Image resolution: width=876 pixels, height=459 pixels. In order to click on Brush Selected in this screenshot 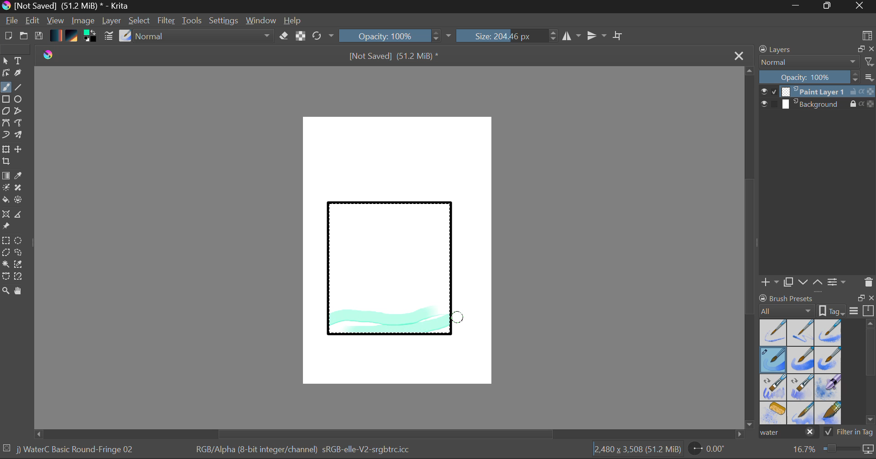, I will do `click(77, 450)`.